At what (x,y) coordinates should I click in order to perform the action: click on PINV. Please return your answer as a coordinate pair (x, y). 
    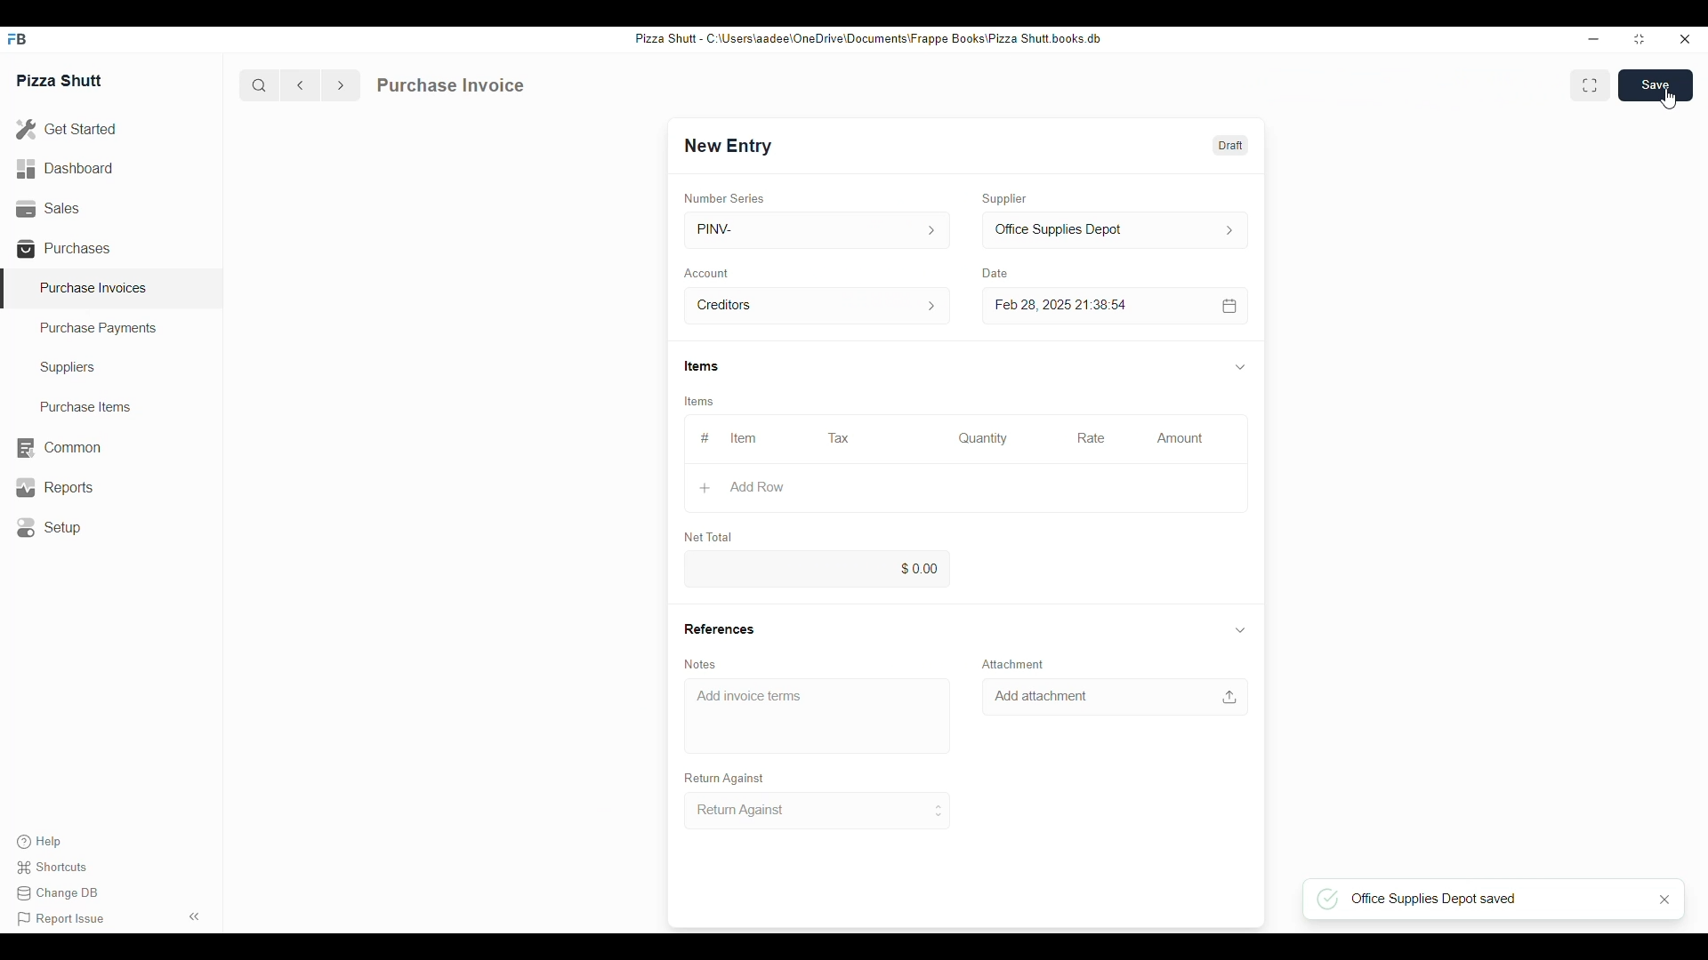
    Looking at the image, I should click on (815, 229).